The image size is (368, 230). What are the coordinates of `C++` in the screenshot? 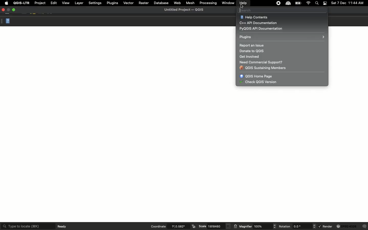 It's located at (261, 23).